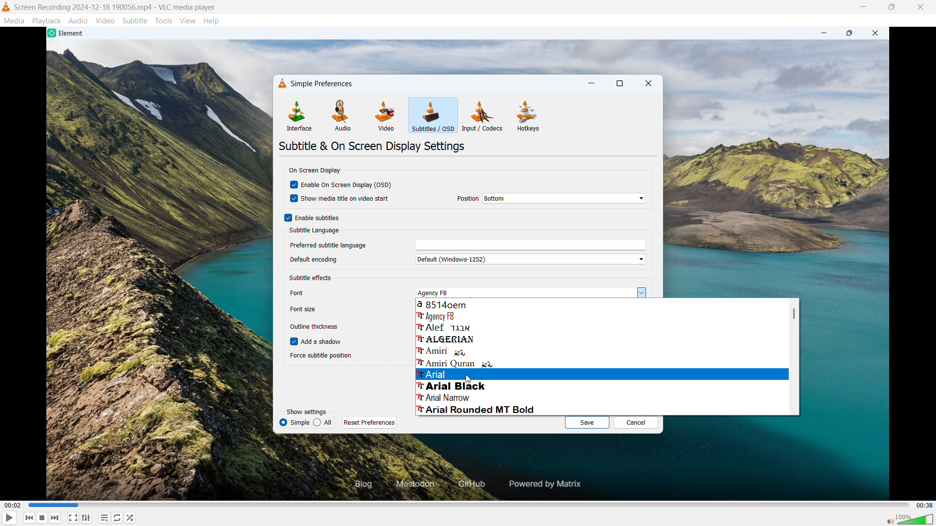  What do you see at coordinates (586, 422) in the screenshot?
I see `save` at bounding box center [586, 422].